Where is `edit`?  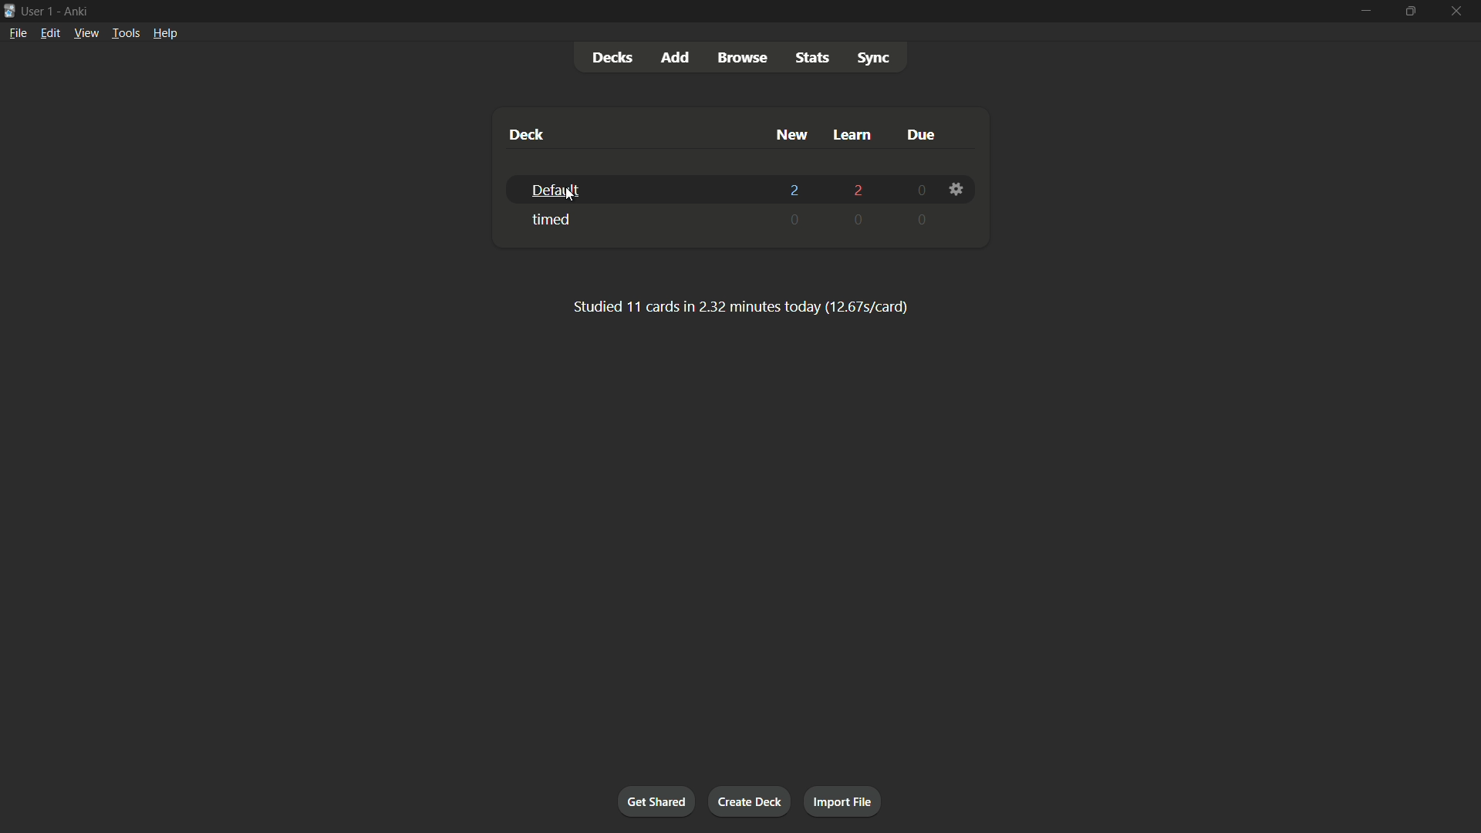 edit is located at coordinates (52, 32).